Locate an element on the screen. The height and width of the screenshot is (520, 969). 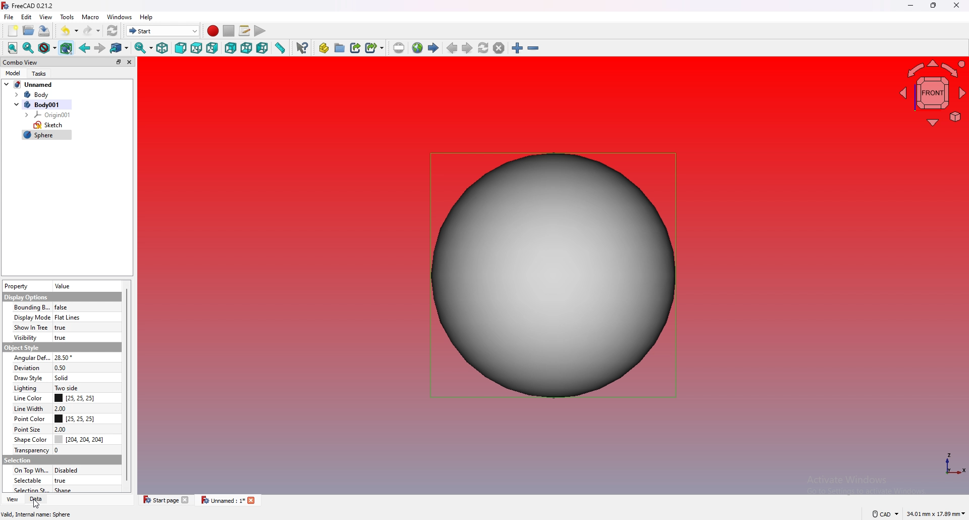
origin001 is located at coordinates (49, 115).